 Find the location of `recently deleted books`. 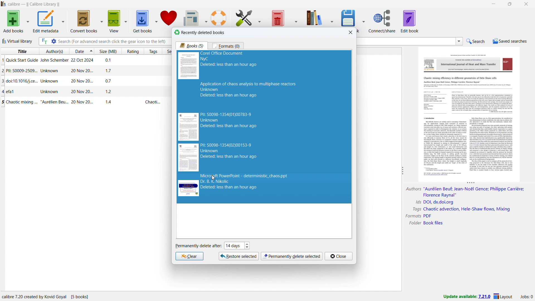

recently deleted books is located at coordinates (199, 32).